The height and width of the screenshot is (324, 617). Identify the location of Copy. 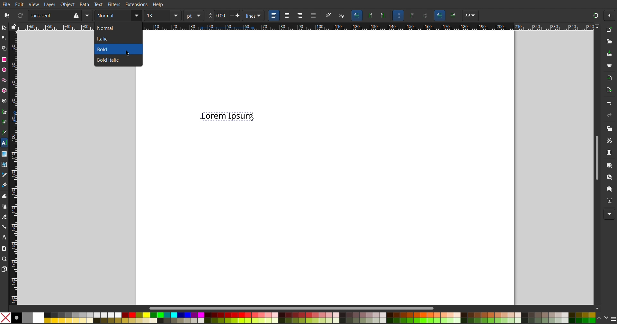
(609, 128).